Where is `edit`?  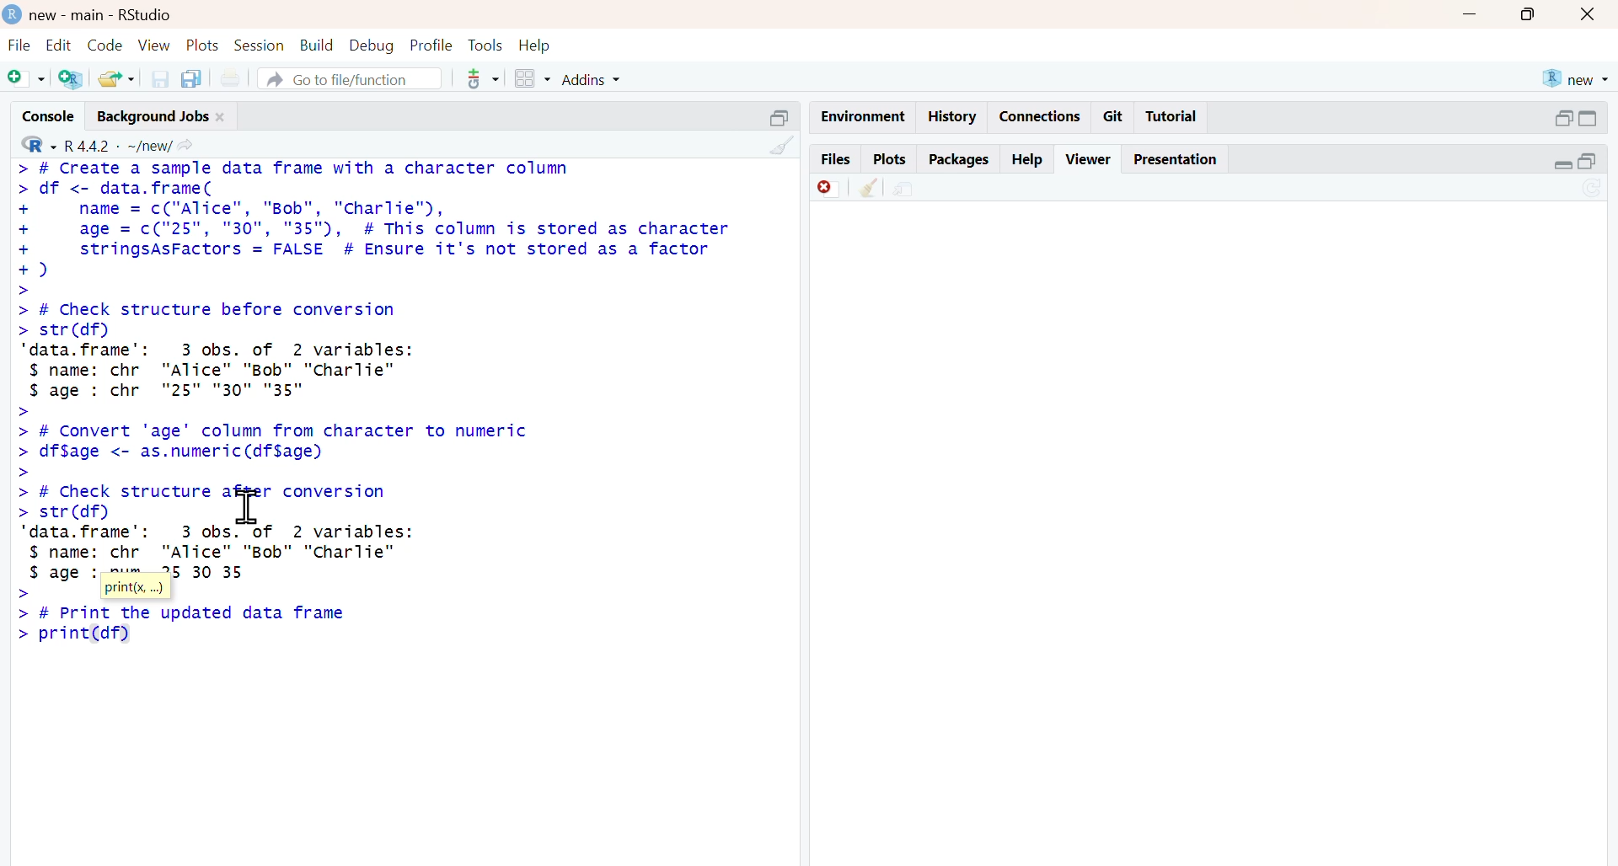 edit is located at coordinates (59, 45).